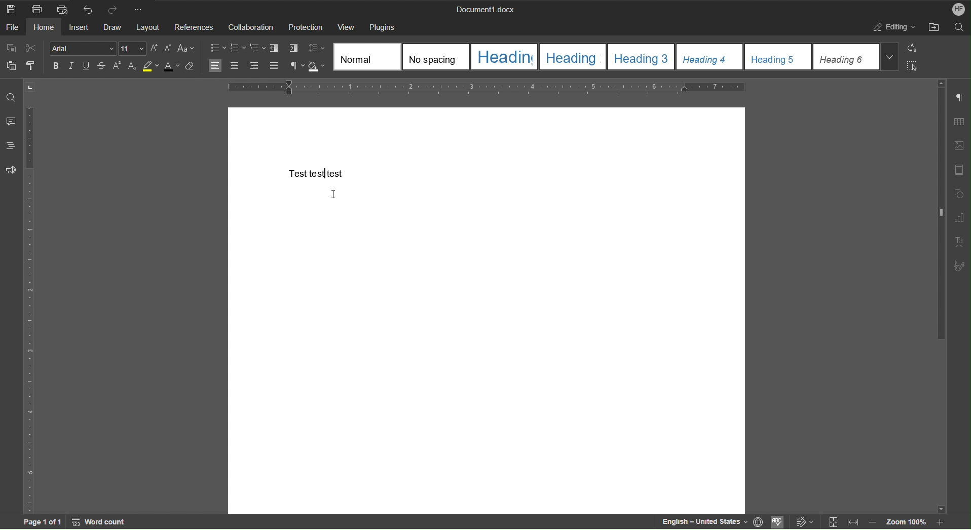 The height and width of the screenshot is (530, 971). Describe the element at coordinates (958, 194) in the screenshot. I see `Shape Settings` at that location.